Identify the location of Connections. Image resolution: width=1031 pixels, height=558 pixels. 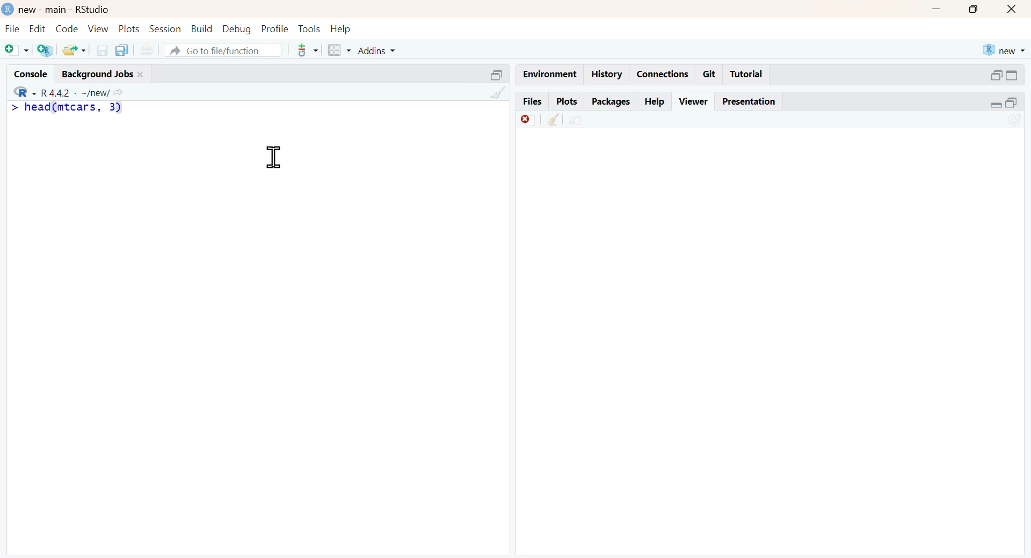
(661, 73).